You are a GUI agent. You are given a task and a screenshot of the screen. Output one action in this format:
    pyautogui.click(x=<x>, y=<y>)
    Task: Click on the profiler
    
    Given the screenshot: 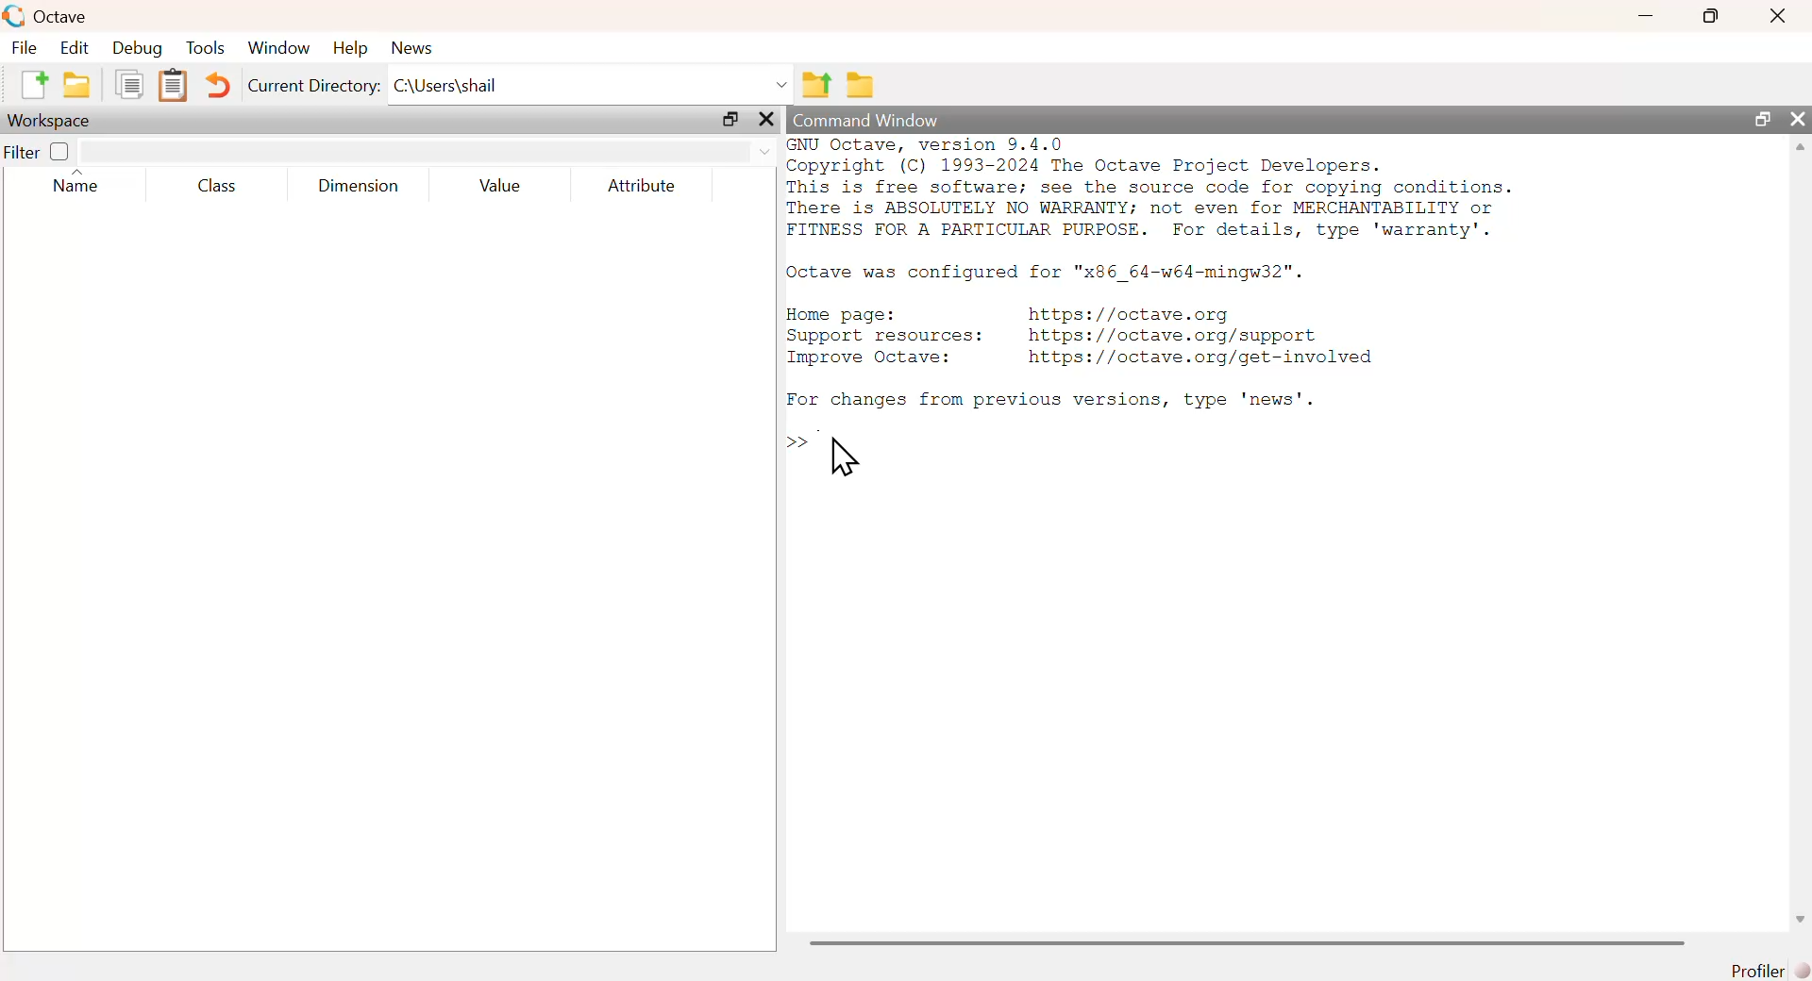 What is the action you would take?
    pyautogui.click(x=1766, y=971)
    